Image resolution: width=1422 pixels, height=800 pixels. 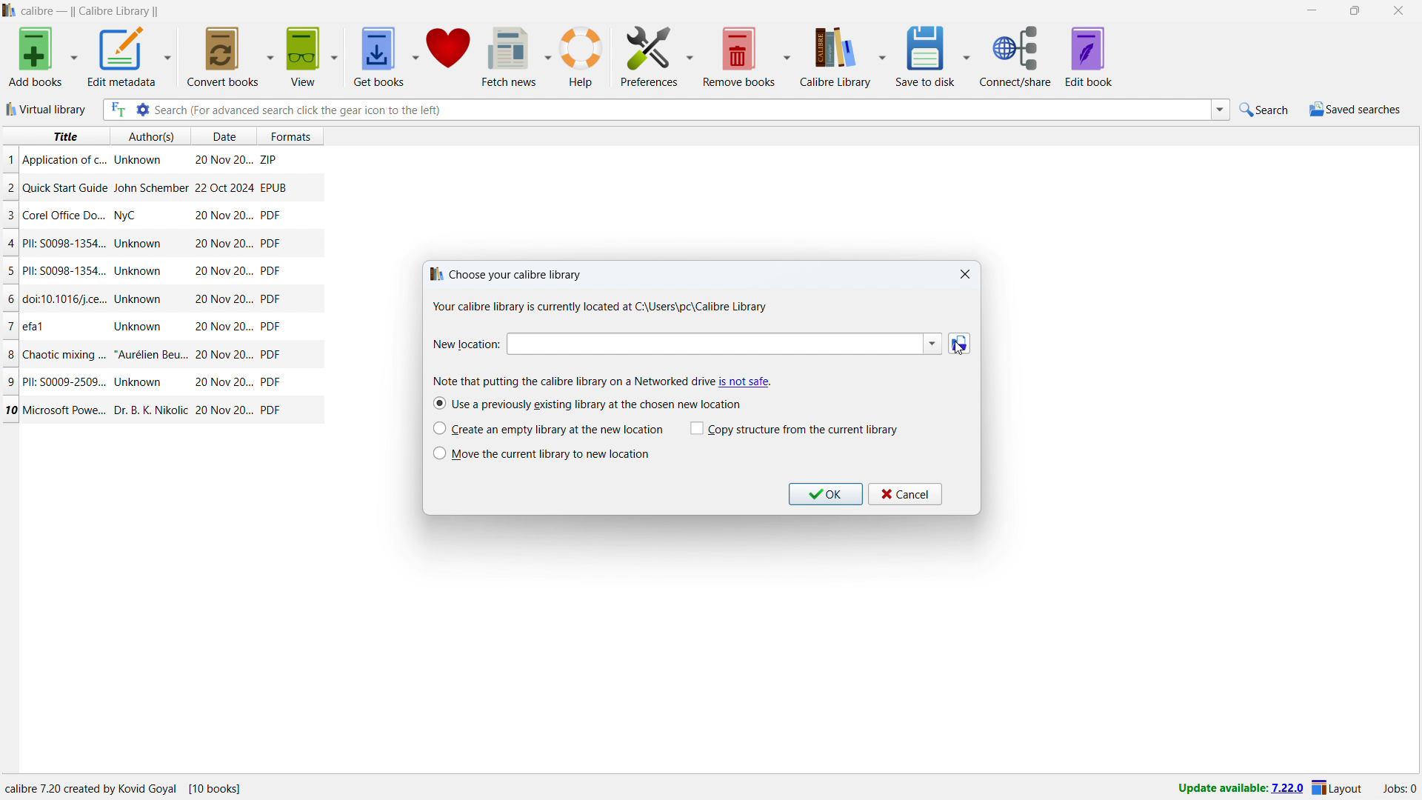 I want to click on location history, so click(x=932, y=344).